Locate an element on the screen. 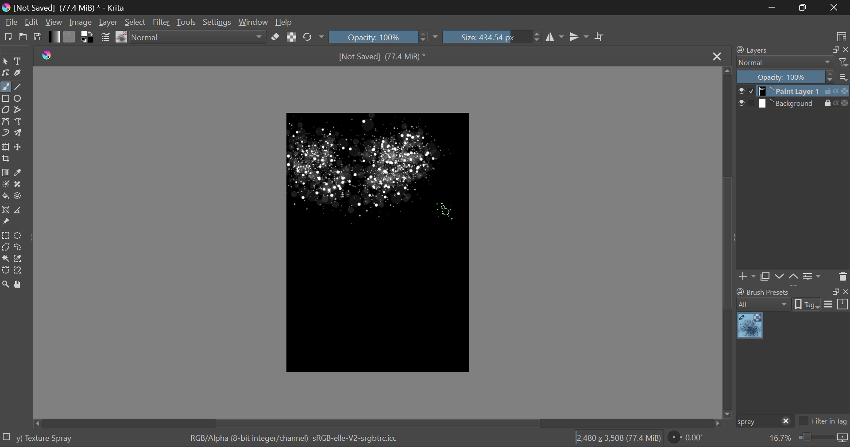 The image size is (850, 447). Filter is located at coordinates (162, 22).